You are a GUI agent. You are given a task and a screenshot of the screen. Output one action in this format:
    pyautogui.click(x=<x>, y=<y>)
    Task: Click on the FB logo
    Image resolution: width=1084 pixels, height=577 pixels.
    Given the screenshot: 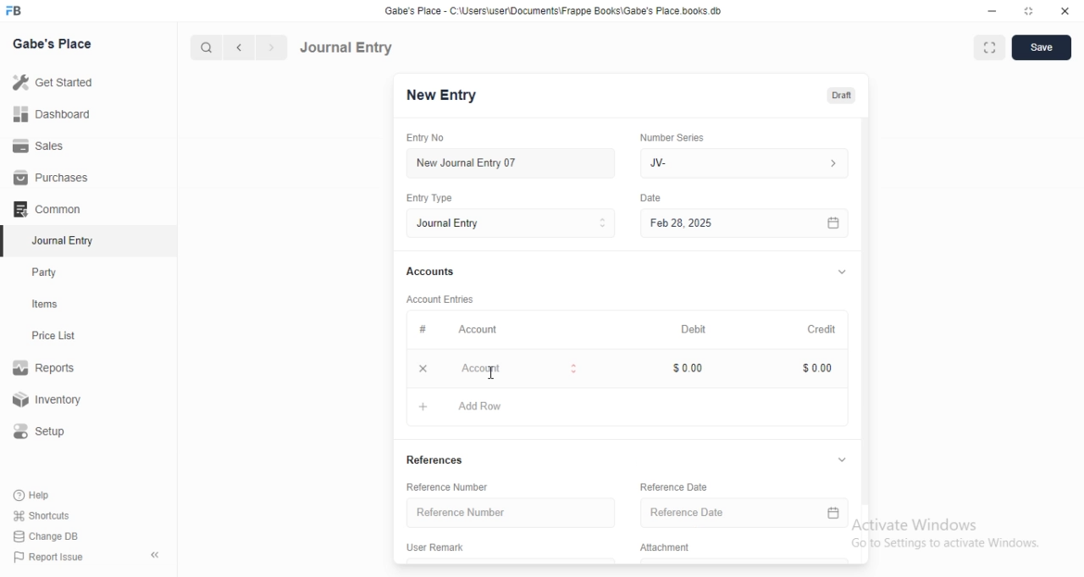 What is the action you would take?
    pyautogui.click(x=15, y=11)
    